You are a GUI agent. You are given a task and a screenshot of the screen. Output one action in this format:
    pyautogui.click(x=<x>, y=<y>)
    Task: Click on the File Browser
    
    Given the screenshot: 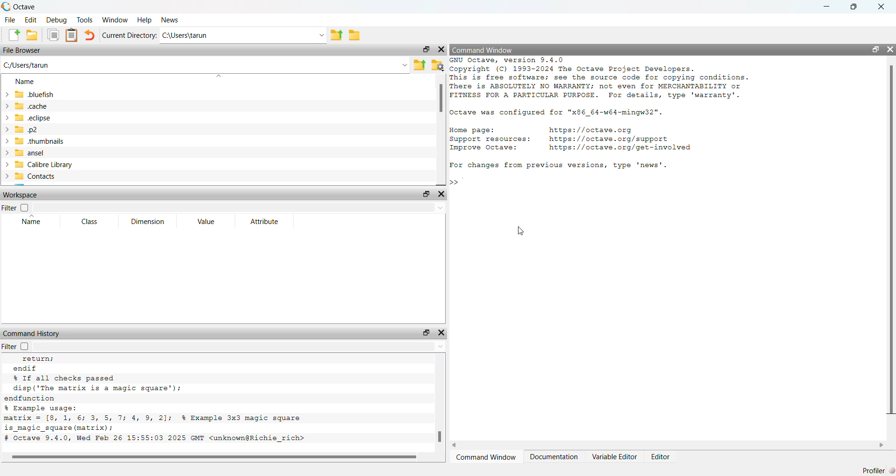 What is the action you would take?
    pyautogui.click(x=23, y=50)
    